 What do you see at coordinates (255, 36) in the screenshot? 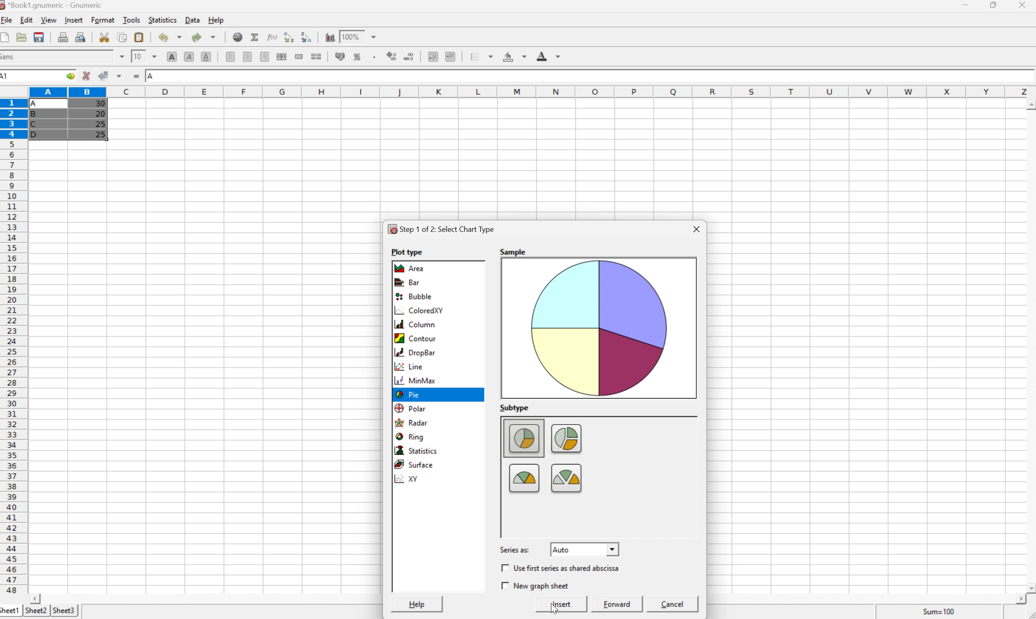
I see `Sum into current cell` at bounding box center [255, 36].